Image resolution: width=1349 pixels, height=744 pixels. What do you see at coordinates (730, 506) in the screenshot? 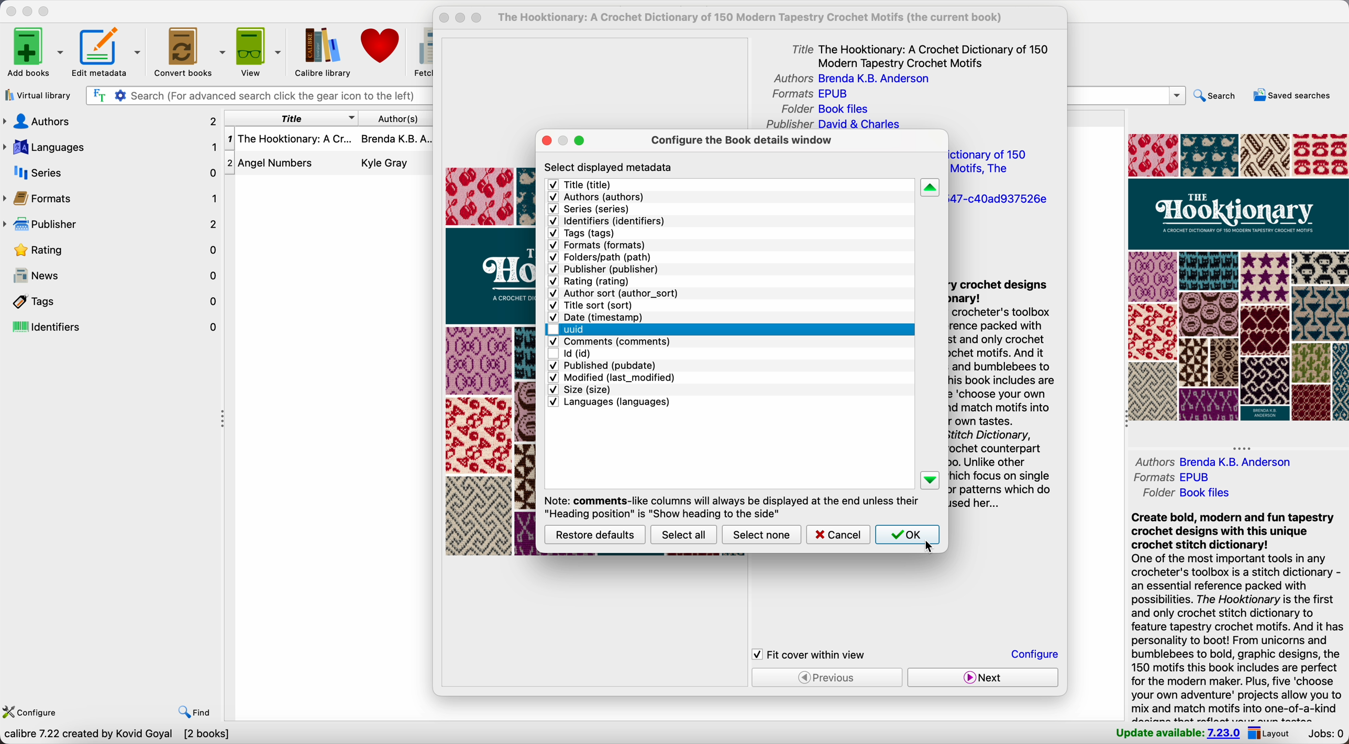
I see `note` at bounding box center [730, 506].